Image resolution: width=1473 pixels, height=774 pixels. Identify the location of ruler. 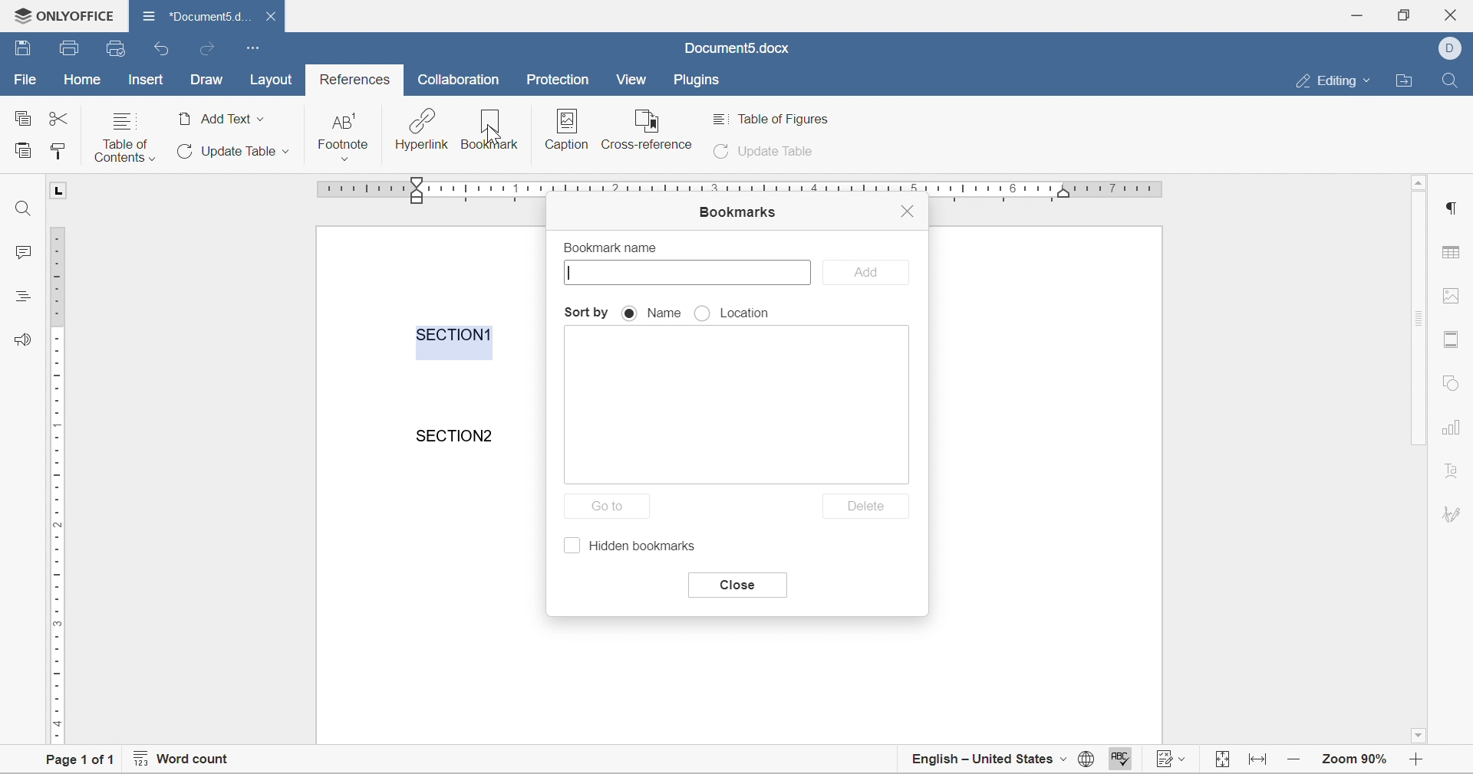
(55, 484).